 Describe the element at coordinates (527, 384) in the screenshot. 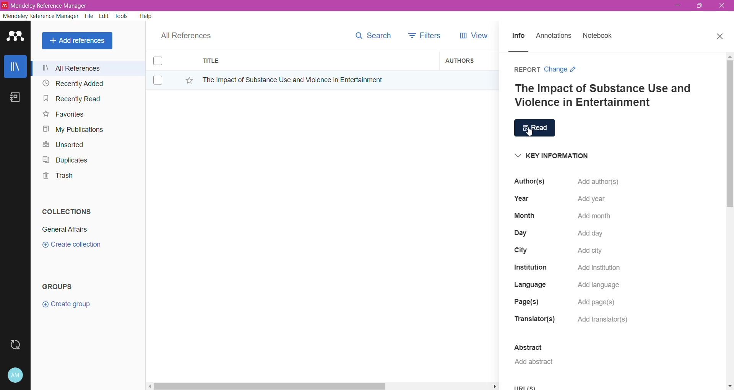

I see `URL(S)` at that location.